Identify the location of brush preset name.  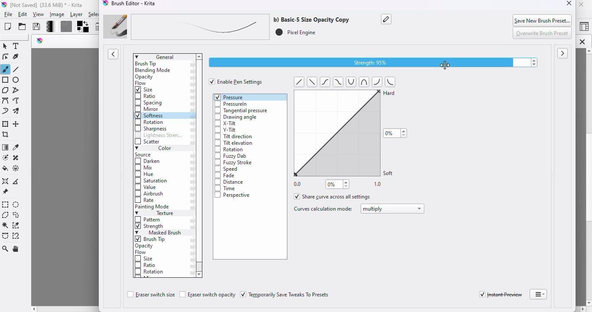
(226, 27).